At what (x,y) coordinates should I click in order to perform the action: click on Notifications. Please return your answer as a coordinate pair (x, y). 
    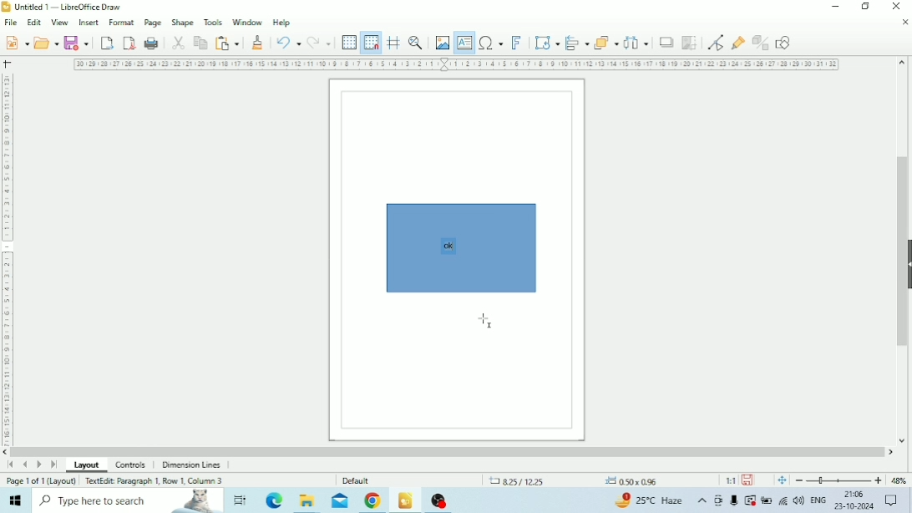
    Looking at the image, I should click on (892, 501).